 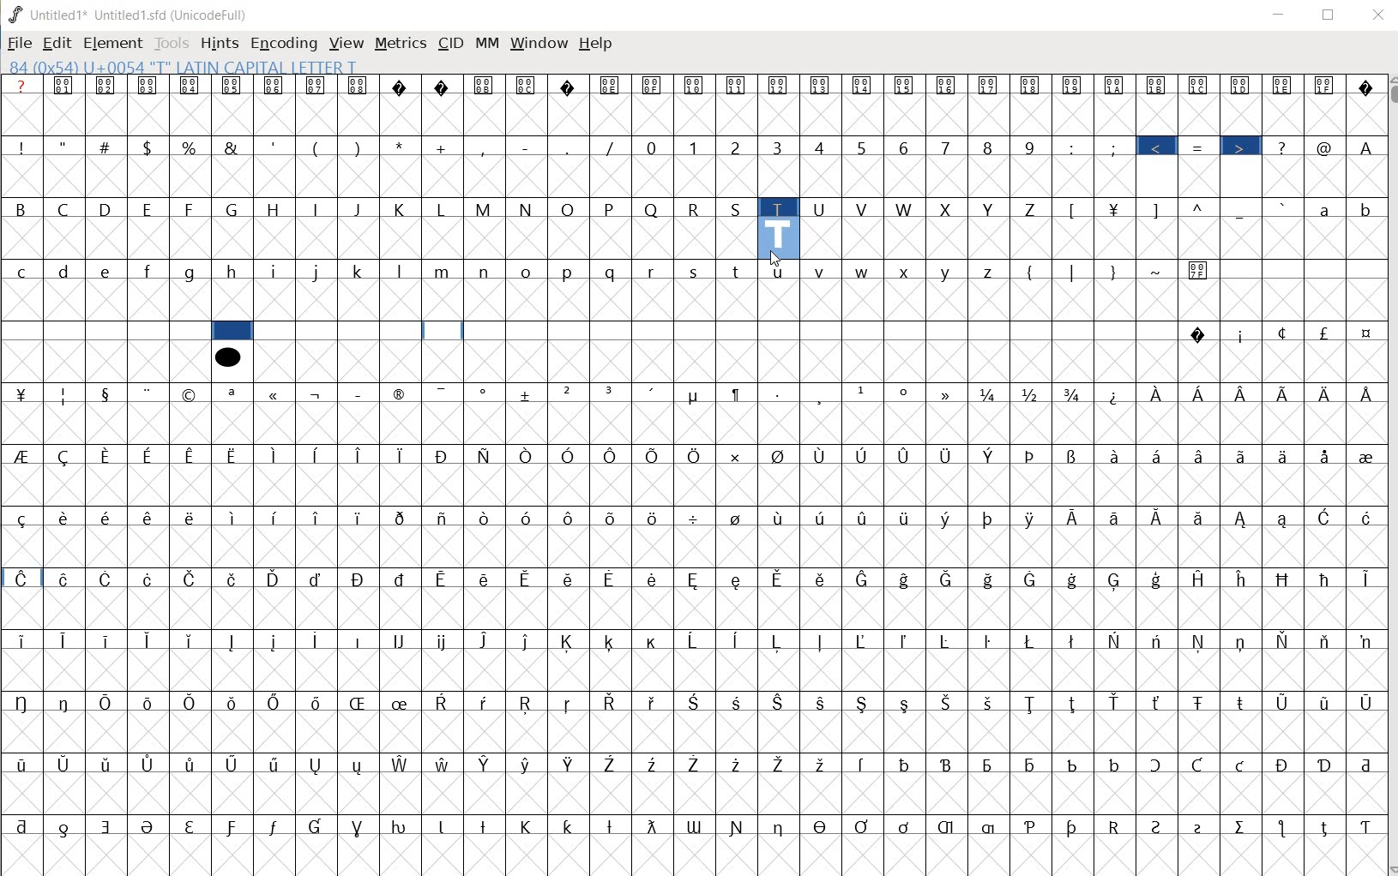 I want to click on Symbol, so click(x=948, y=579).